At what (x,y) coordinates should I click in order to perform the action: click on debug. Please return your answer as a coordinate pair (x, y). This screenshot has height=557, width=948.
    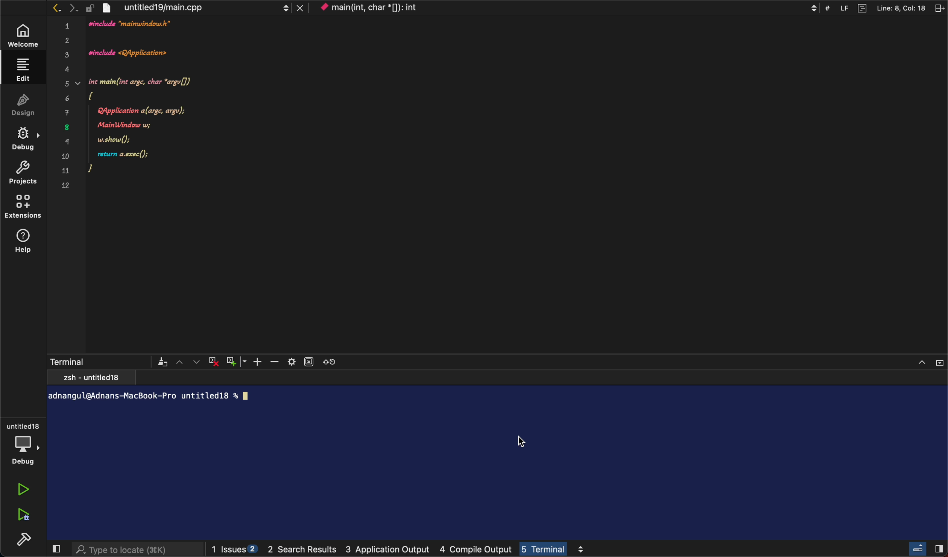
    Looking at the image, I should click on (26, 443).